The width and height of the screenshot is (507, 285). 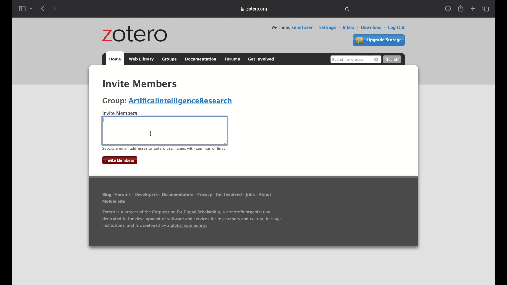 I want to click on artificialintelligenceresearch, so click(x=182, y=101).